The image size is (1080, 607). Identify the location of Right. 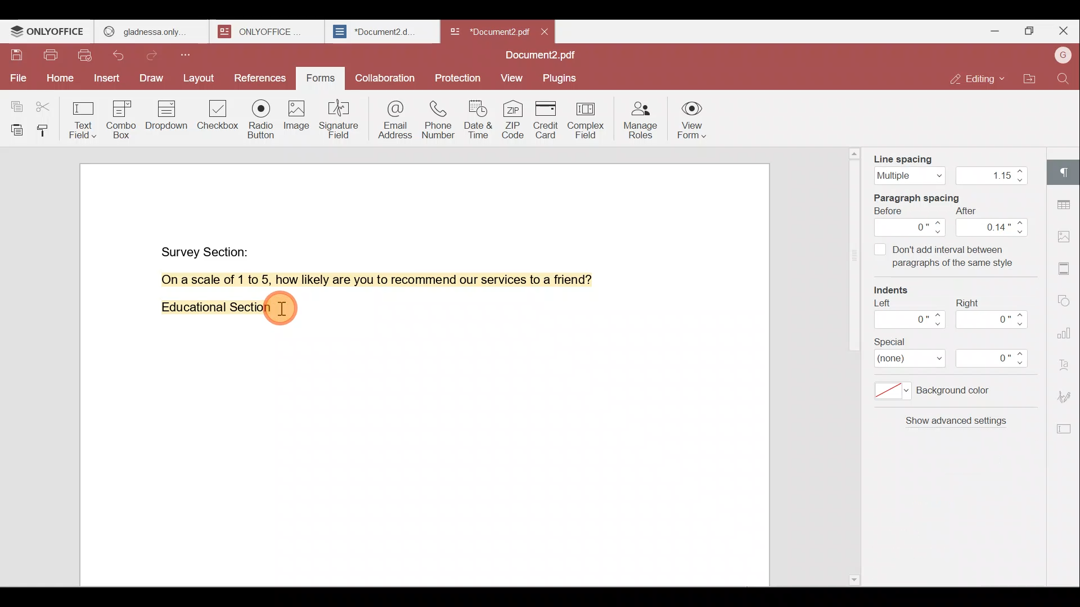
(995, 314).